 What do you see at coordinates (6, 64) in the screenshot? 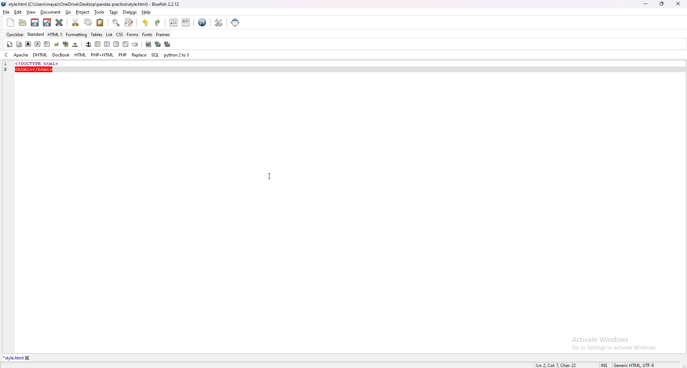
I see `line number` at bounding box center [6, 64].